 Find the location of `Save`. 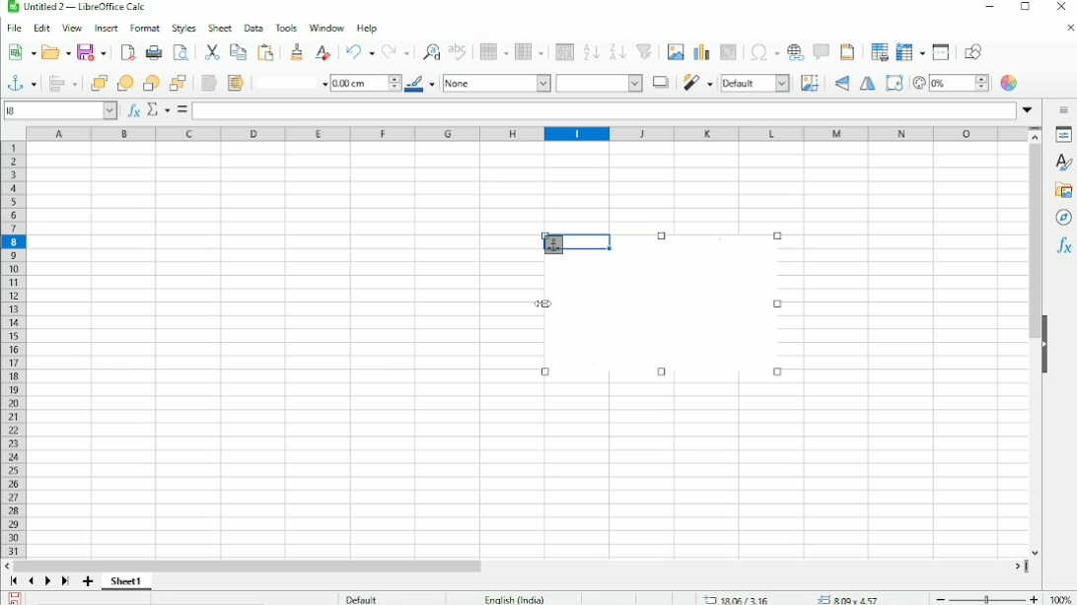

Save is located at coordinates (92, 53).